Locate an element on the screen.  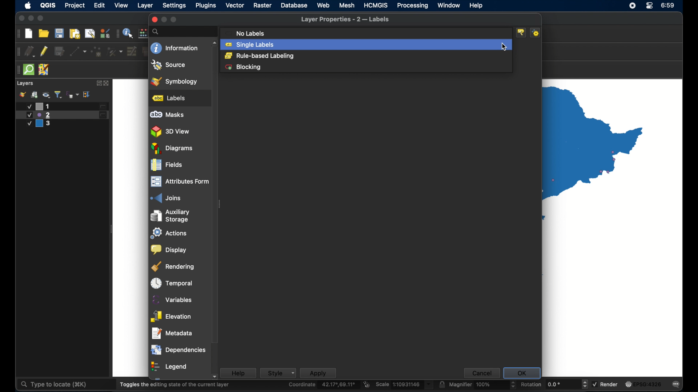
attributes form is located at coordinates (179, 181).